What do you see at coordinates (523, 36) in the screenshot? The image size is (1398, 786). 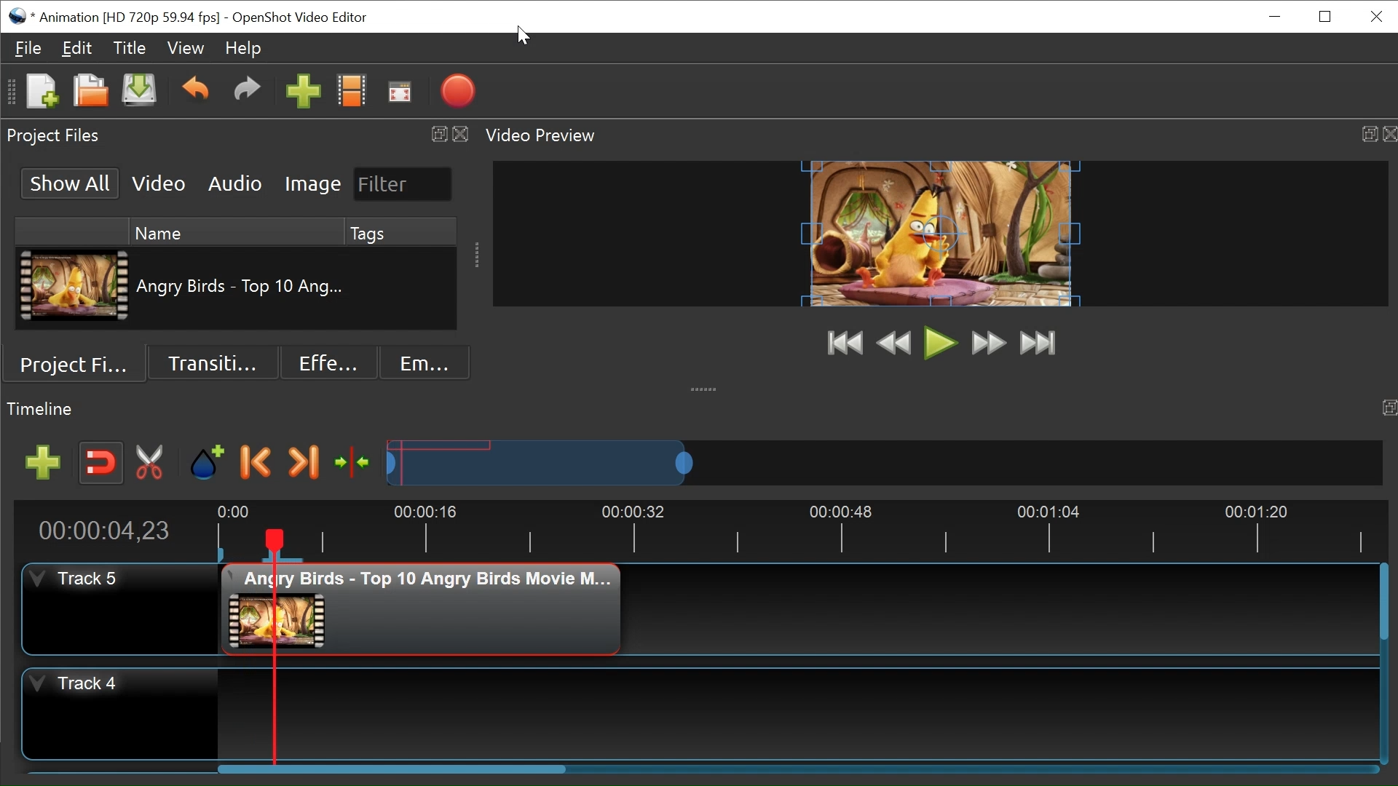 I see `Cursor` at bounding box center [523, 36].